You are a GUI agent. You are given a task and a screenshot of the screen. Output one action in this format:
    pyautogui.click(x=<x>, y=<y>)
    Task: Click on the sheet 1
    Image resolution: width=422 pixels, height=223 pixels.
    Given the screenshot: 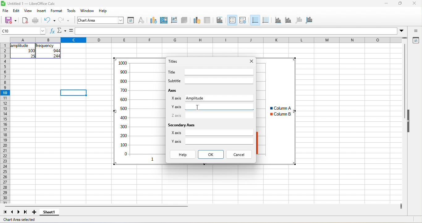 What is the action you would take?
    pyautogui.click(x=49, y=212)
    